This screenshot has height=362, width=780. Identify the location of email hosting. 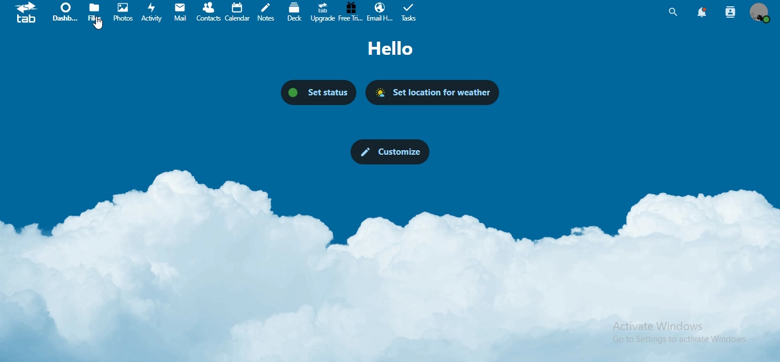
(380, 13).